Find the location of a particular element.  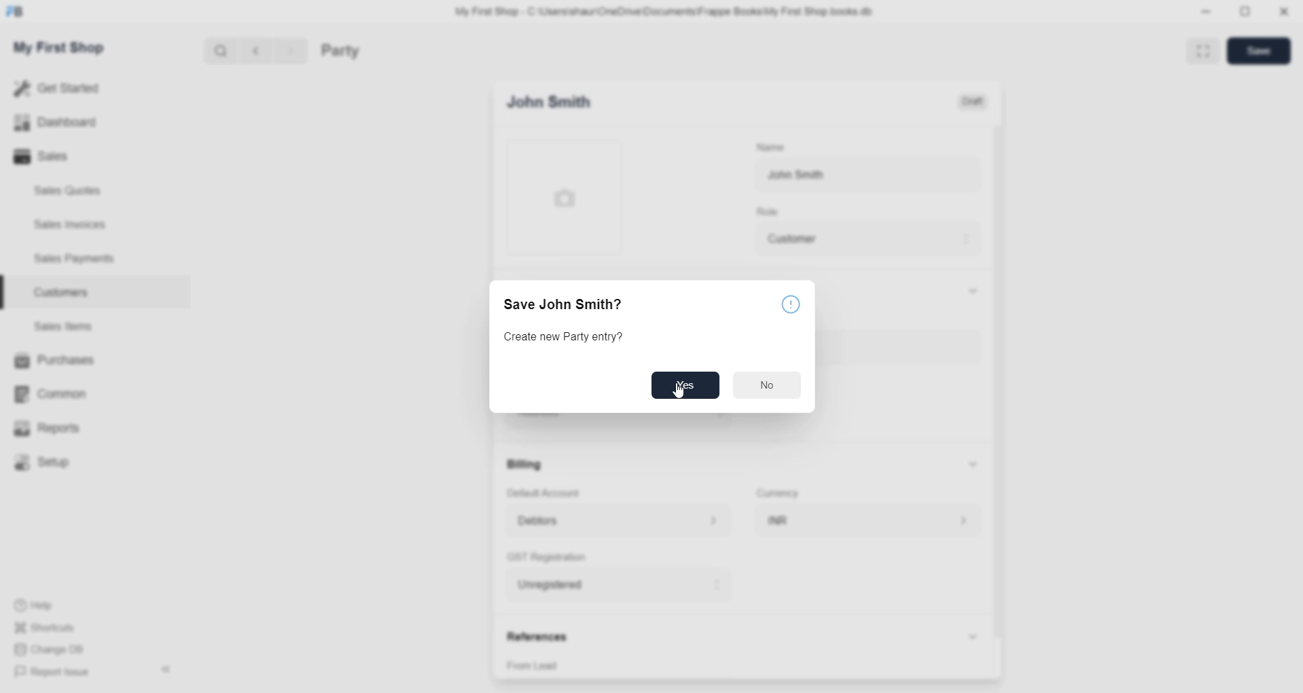

Create new Party ever? is located at coordinates (567, 337).